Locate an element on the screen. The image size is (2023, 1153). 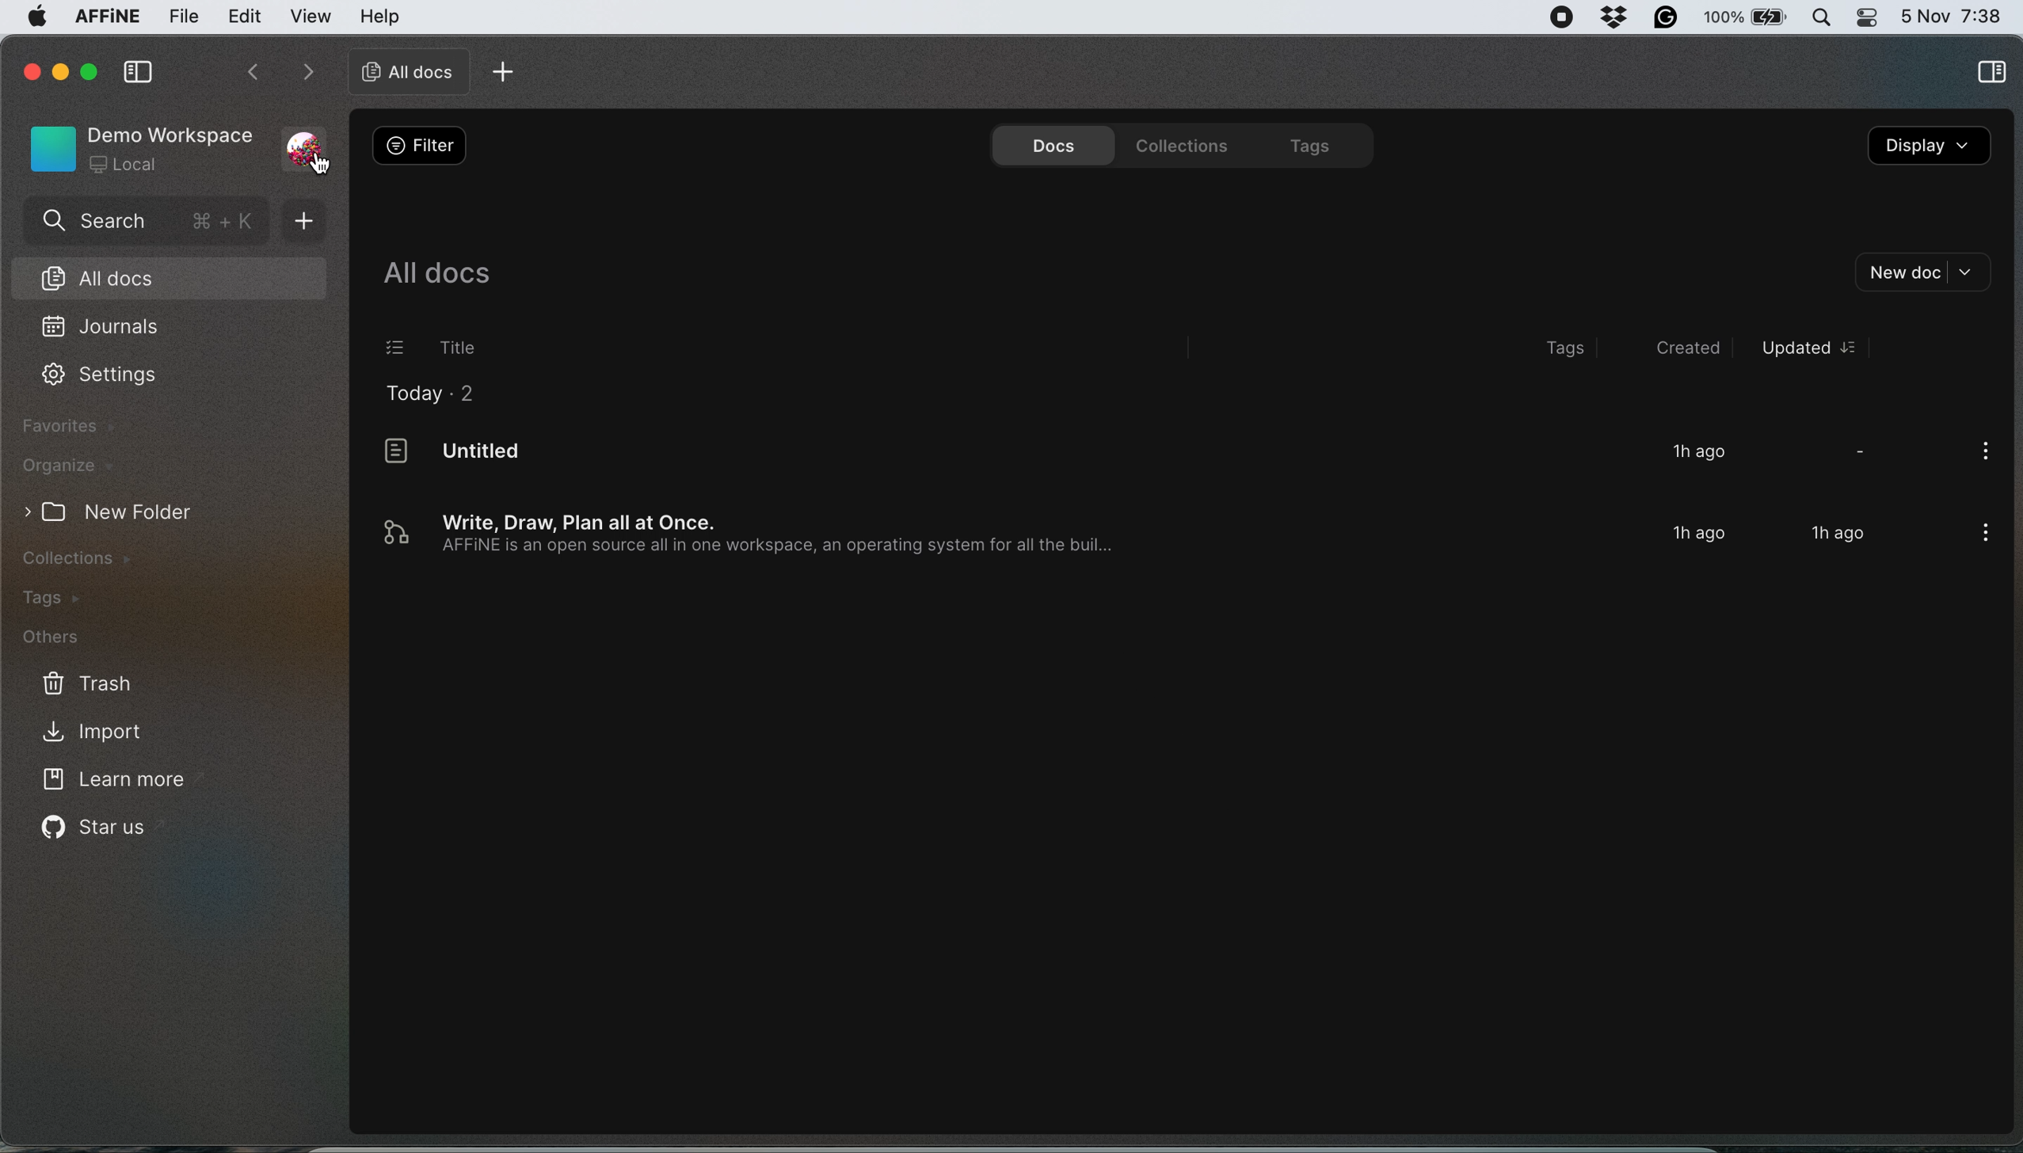
affine is located at coordinates (105, 19).